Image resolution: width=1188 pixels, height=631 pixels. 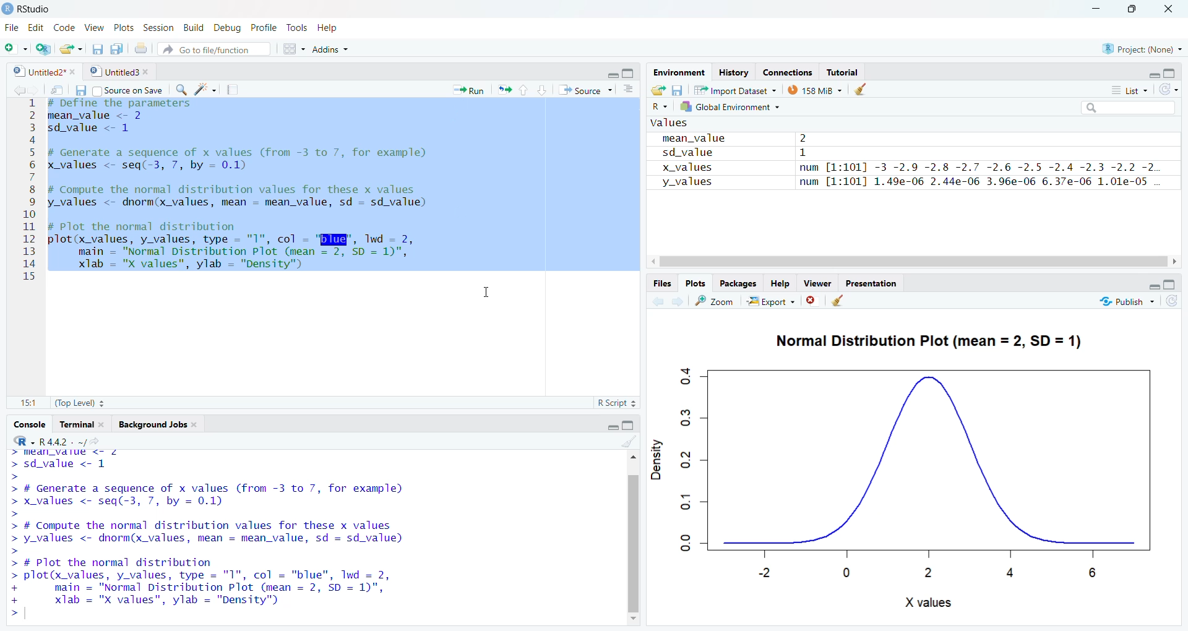 I want to click on Plots, so click(x=123, y=25).